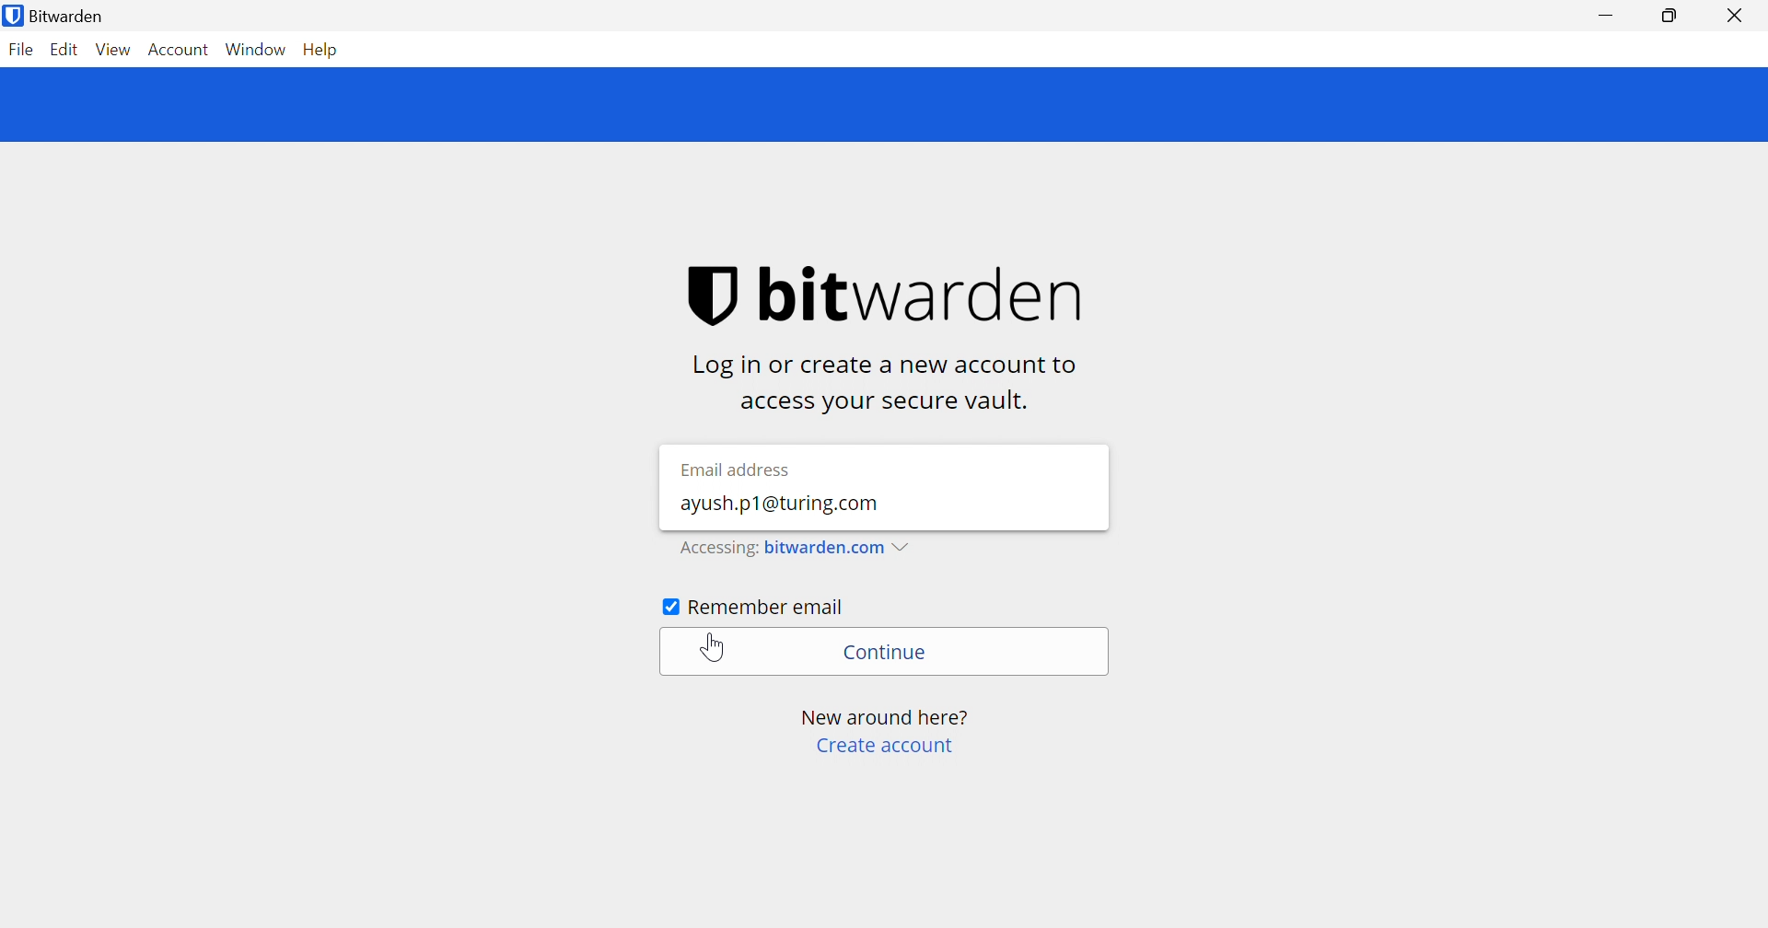 The height and width of the screenshot is (928, 1768). Describe the element at coordinates (712, 649) in the screenshot. I see `Cursor` at that location.